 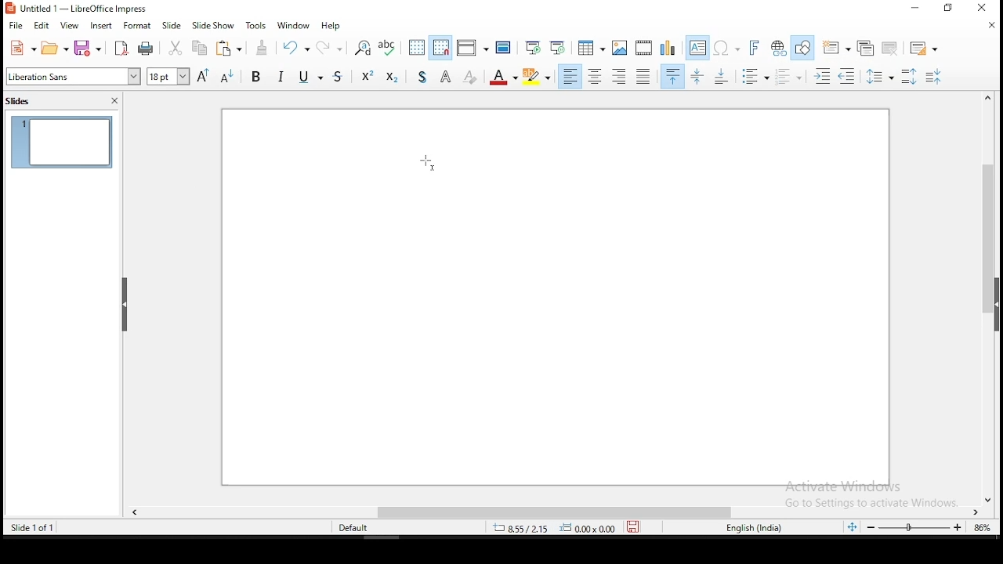 What do you see at coordinates (88, 47) in the screenshot?
I see `save` at bounding box center [88, 47].